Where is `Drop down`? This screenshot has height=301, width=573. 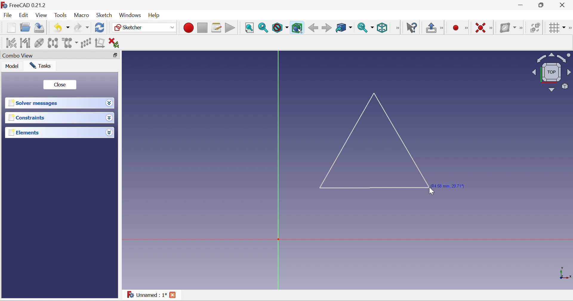
Drop down is located at coordinates (110, 132).